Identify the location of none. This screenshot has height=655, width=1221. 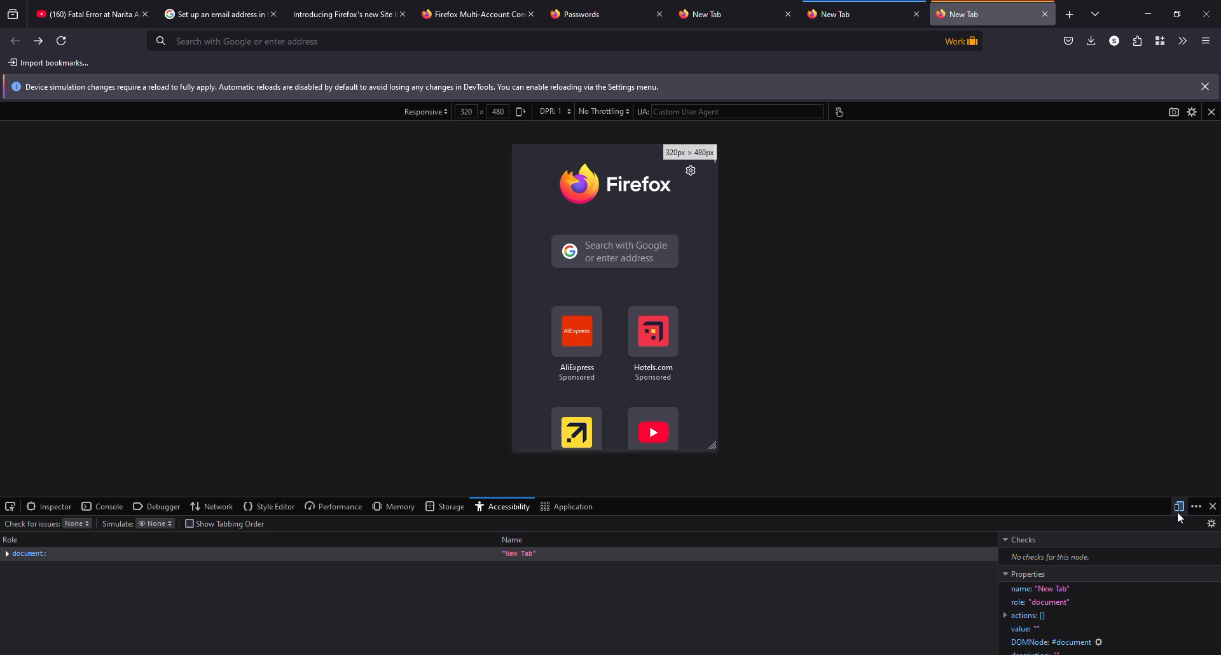
(78, 523).